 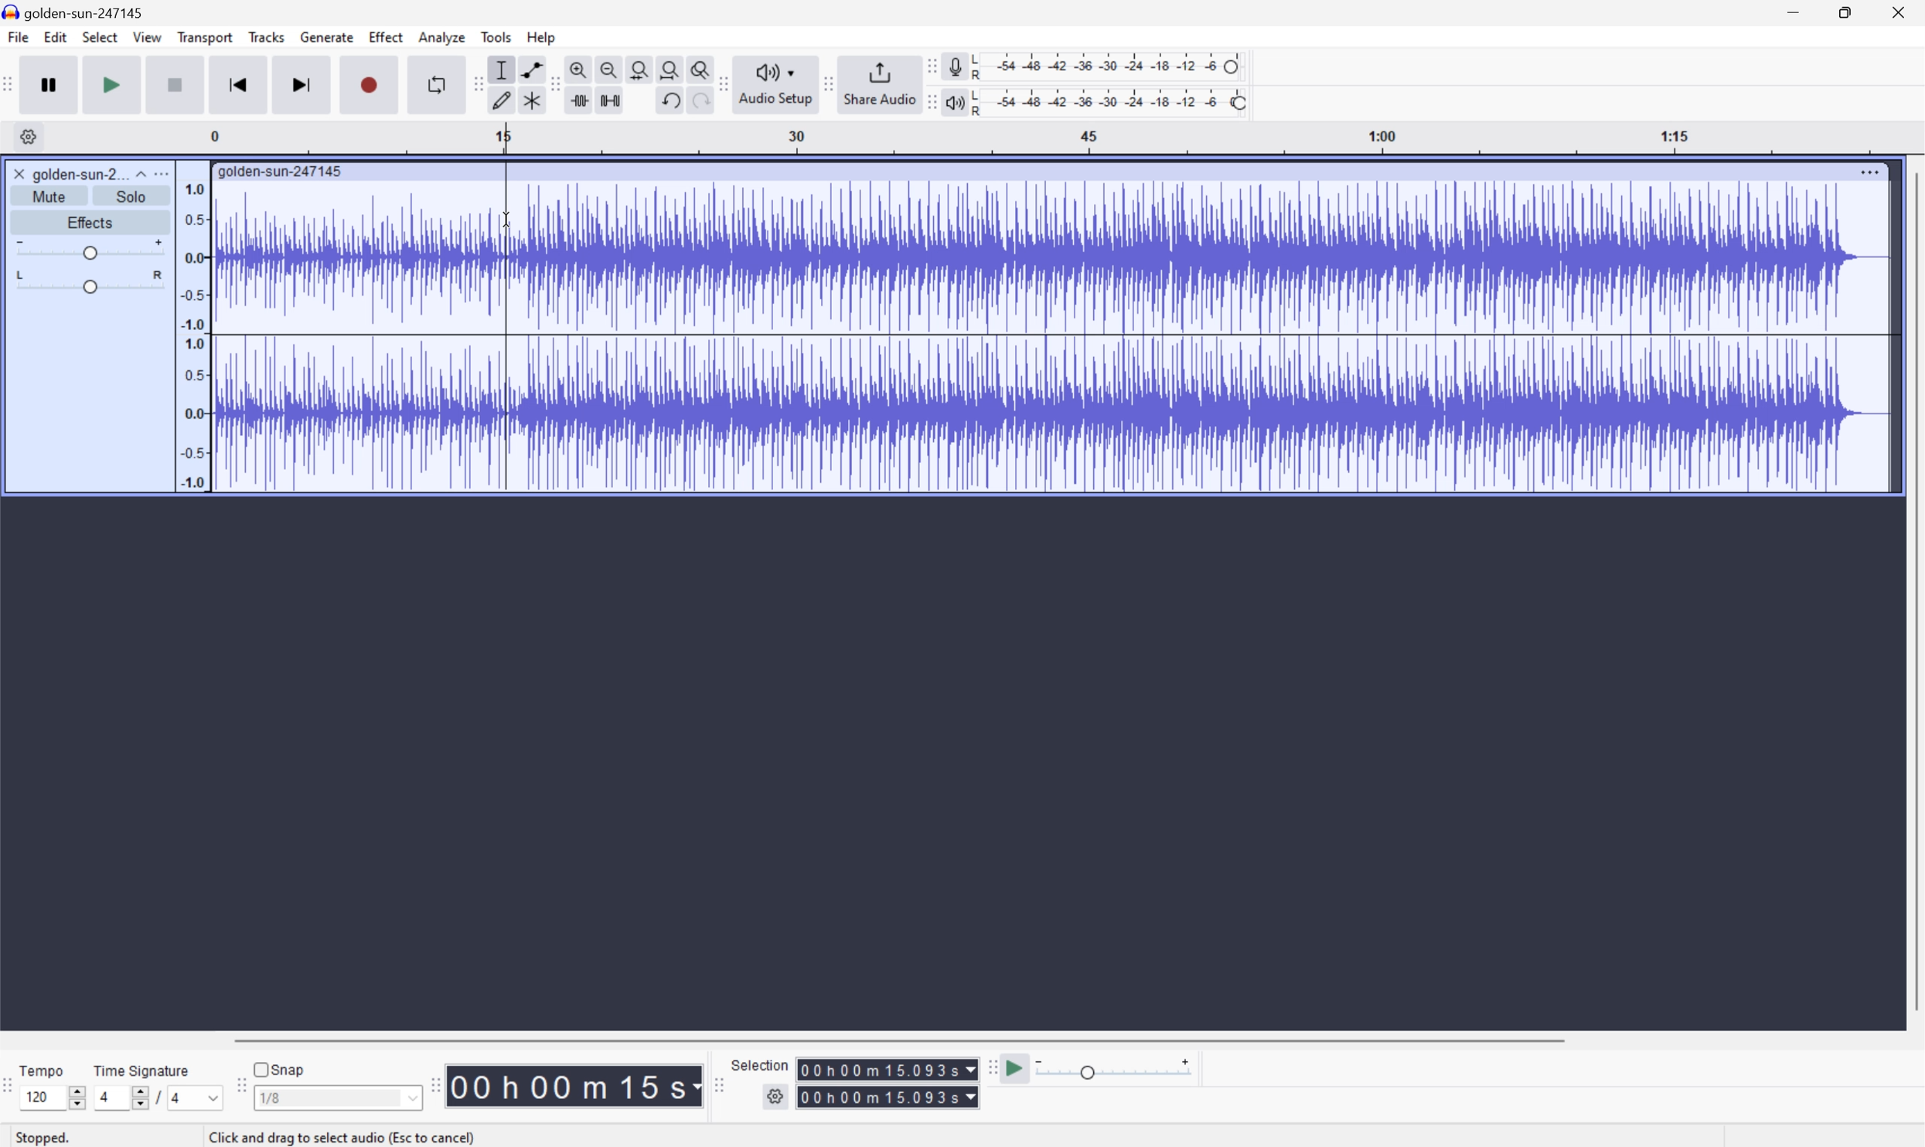 What do you see at coordinates (177, 1100) in the screenshot?
I see `4` at bounding box center [177, 1100].